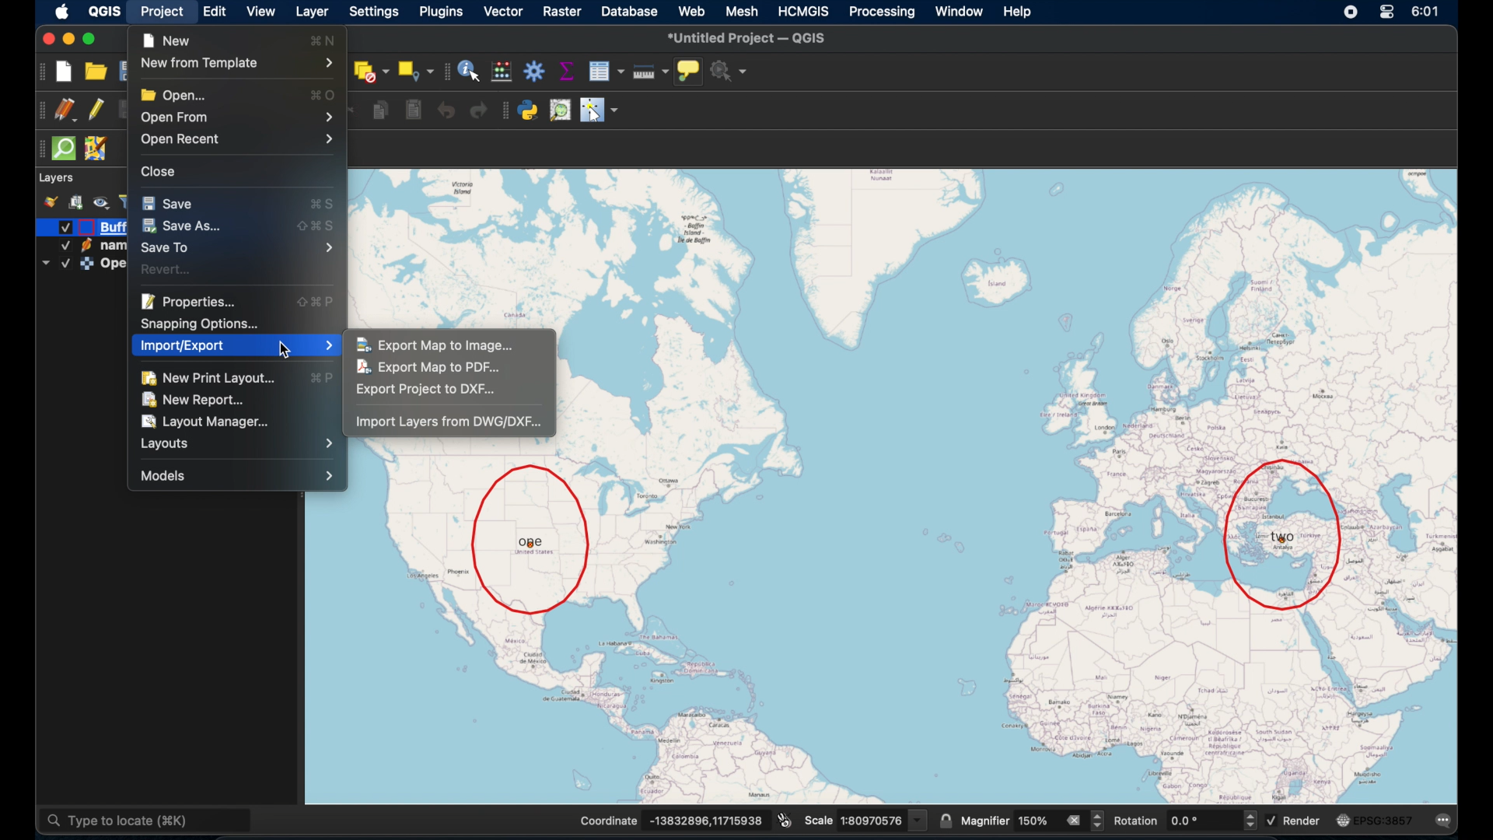 The height and width of the screenshot is (840, 1493). What do you see at coordinates (208, 422) in the screenshot?
I see `layout manager` at bounding box center [208, 422].